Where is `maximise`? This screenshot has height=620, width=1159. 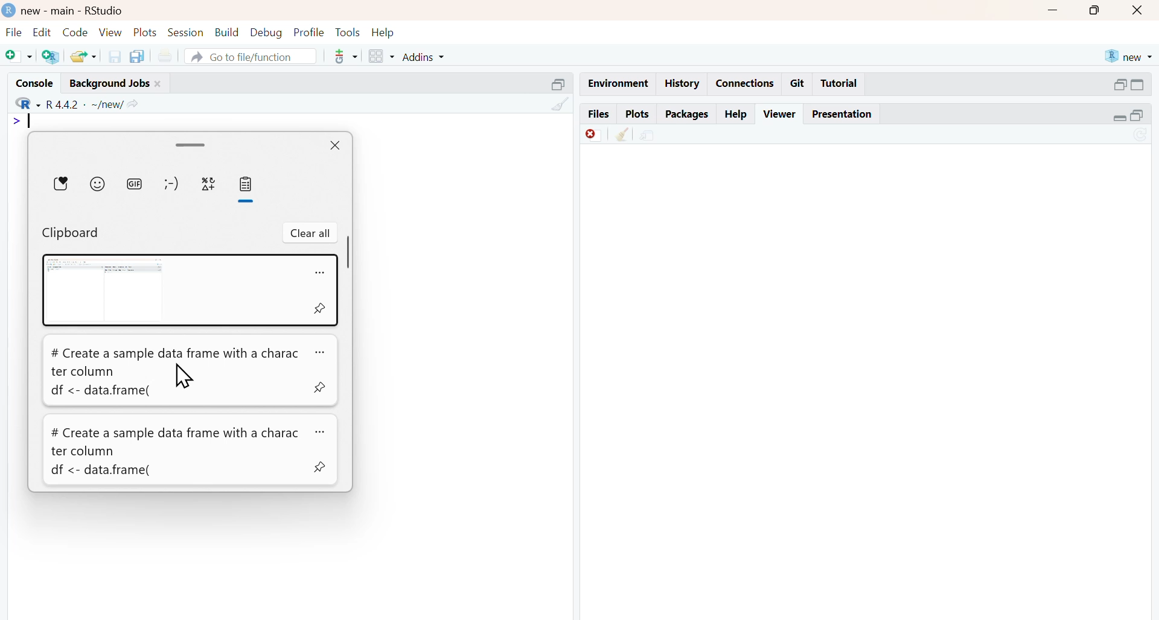
maximise is located at coordinates (1094, 10).